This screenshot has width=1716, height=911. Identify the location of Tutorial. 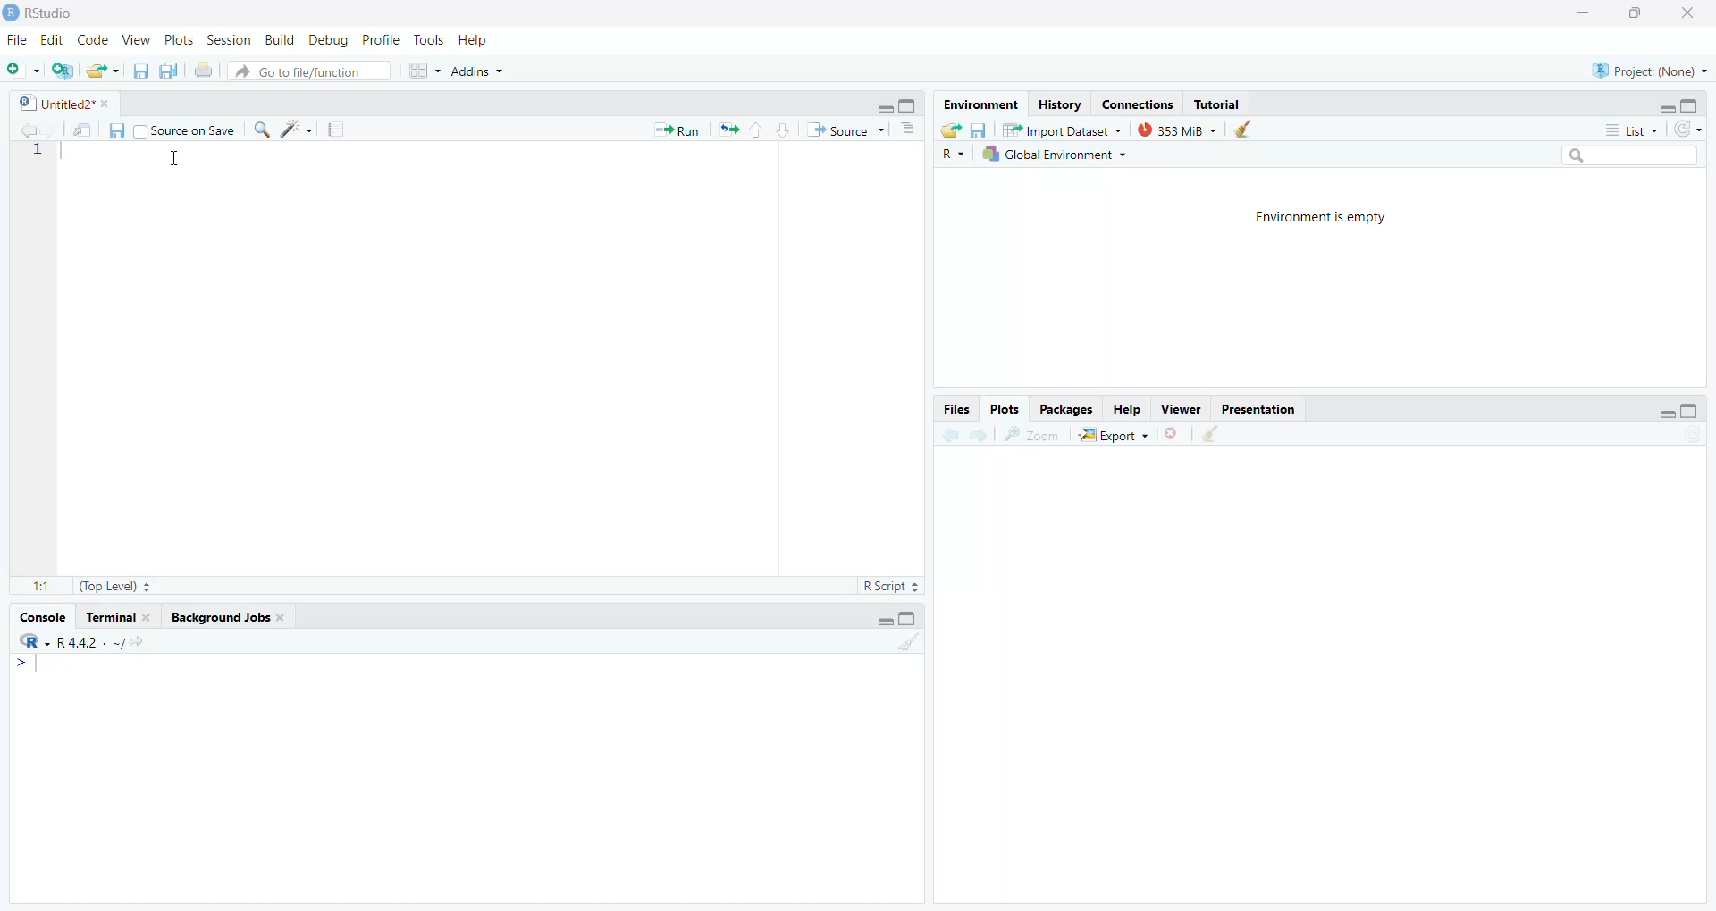
(1215, 103).